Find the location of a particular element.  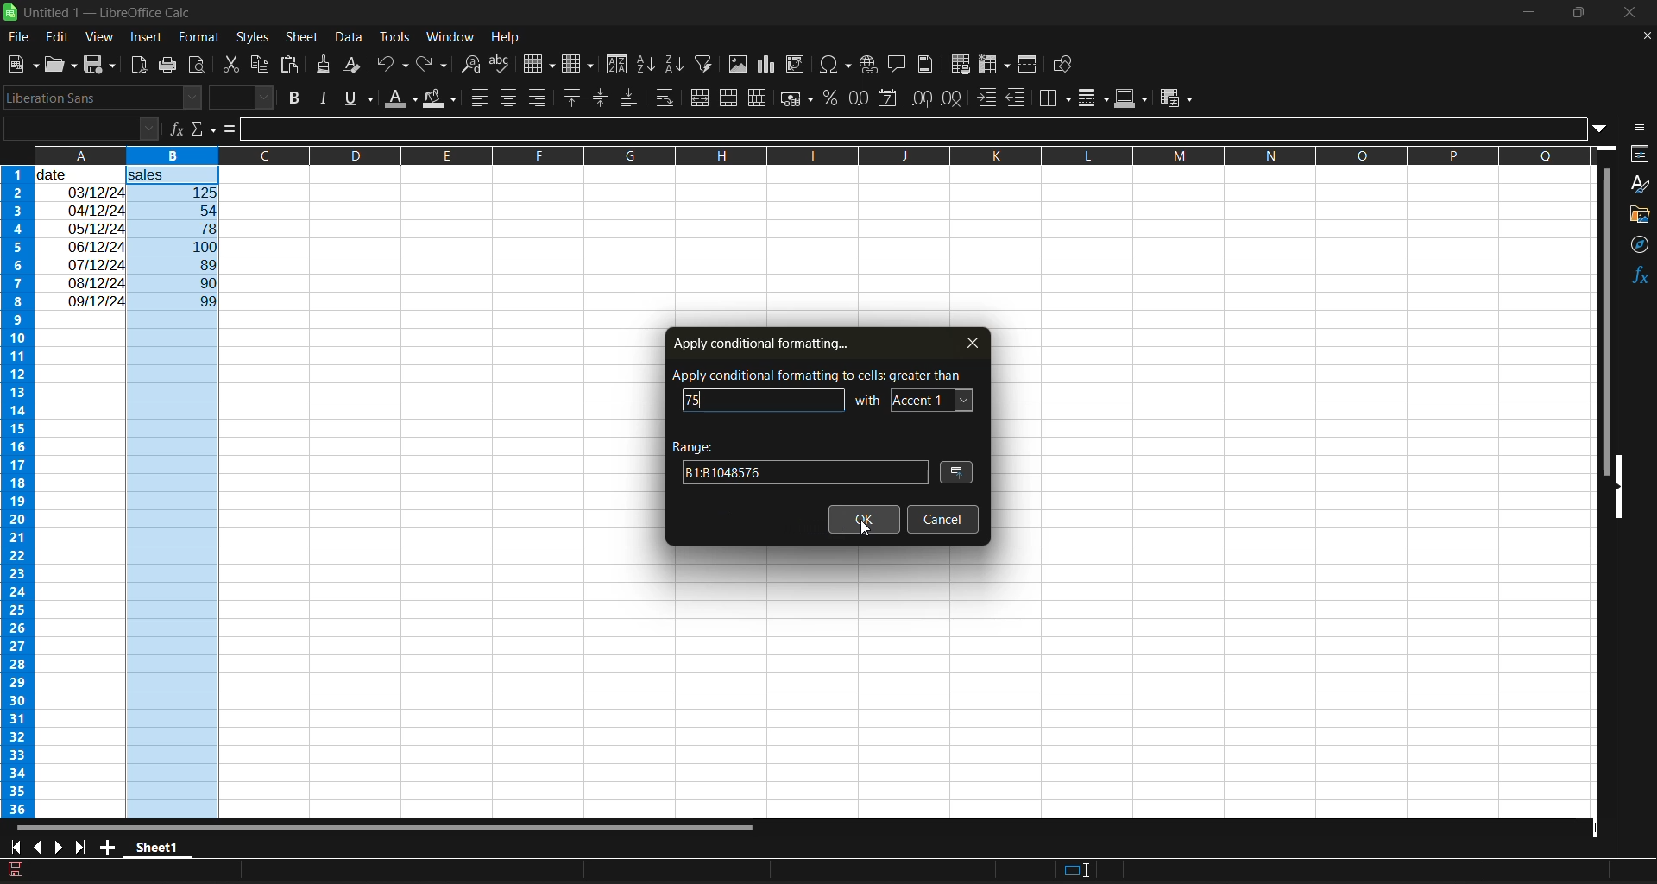

standard selection is located at coordinates (1077, 869).